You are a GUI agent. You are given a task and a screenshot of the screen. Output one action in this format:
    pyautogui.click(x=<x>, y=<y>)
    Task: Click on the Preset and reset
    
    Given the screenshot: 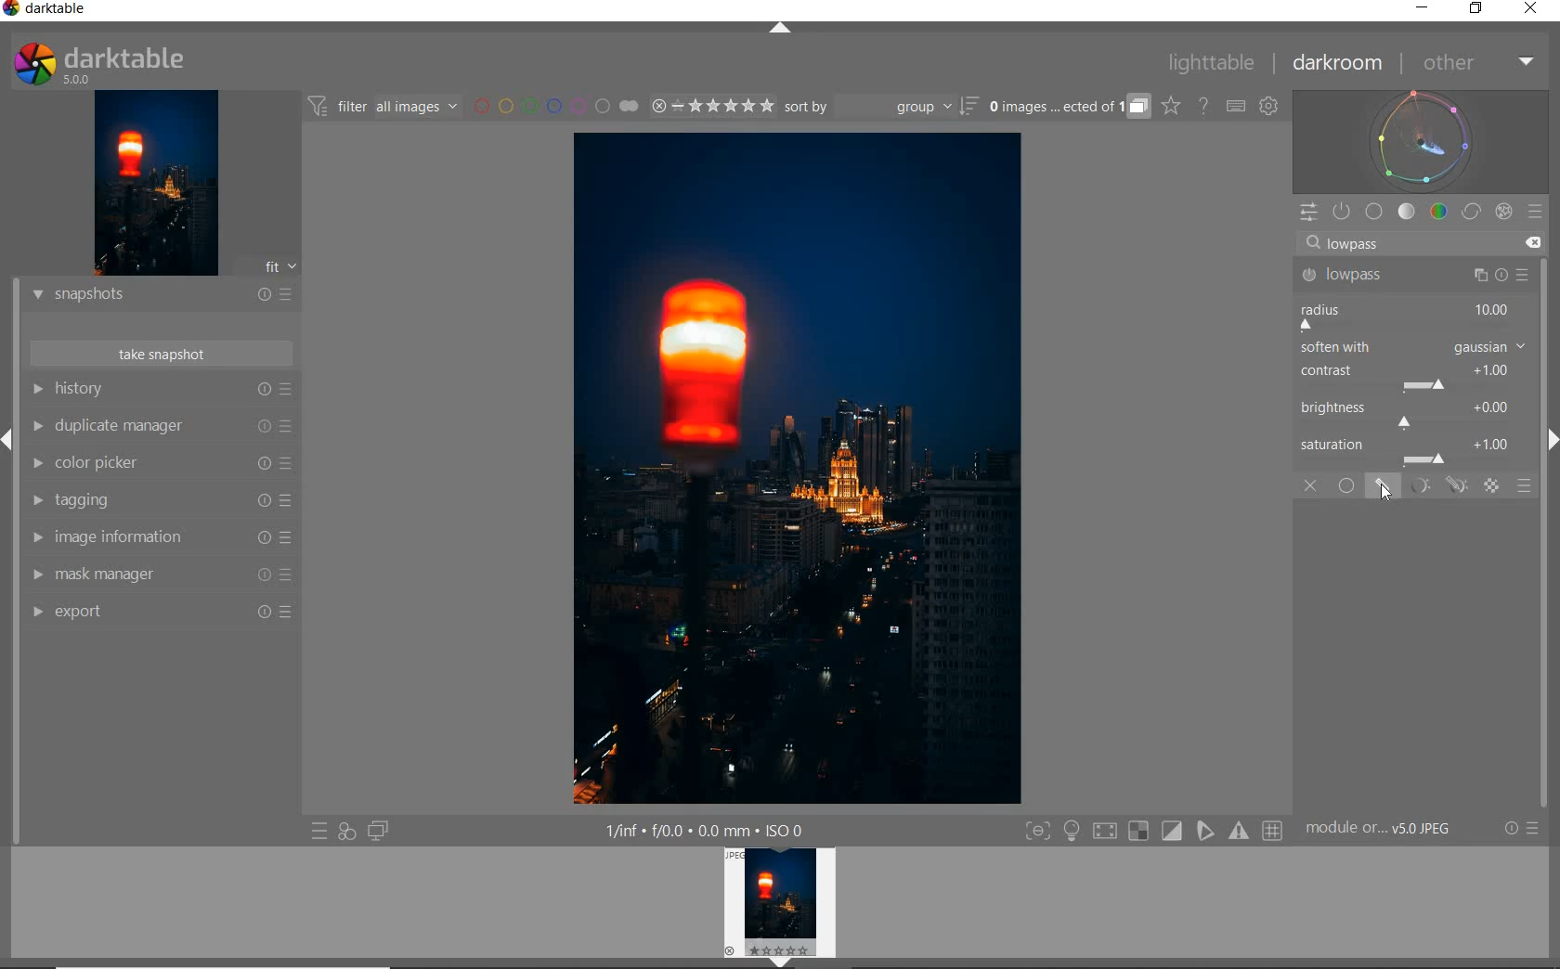 What is the action you would take?
    pyautogui.click(x=1481, y=277)
    